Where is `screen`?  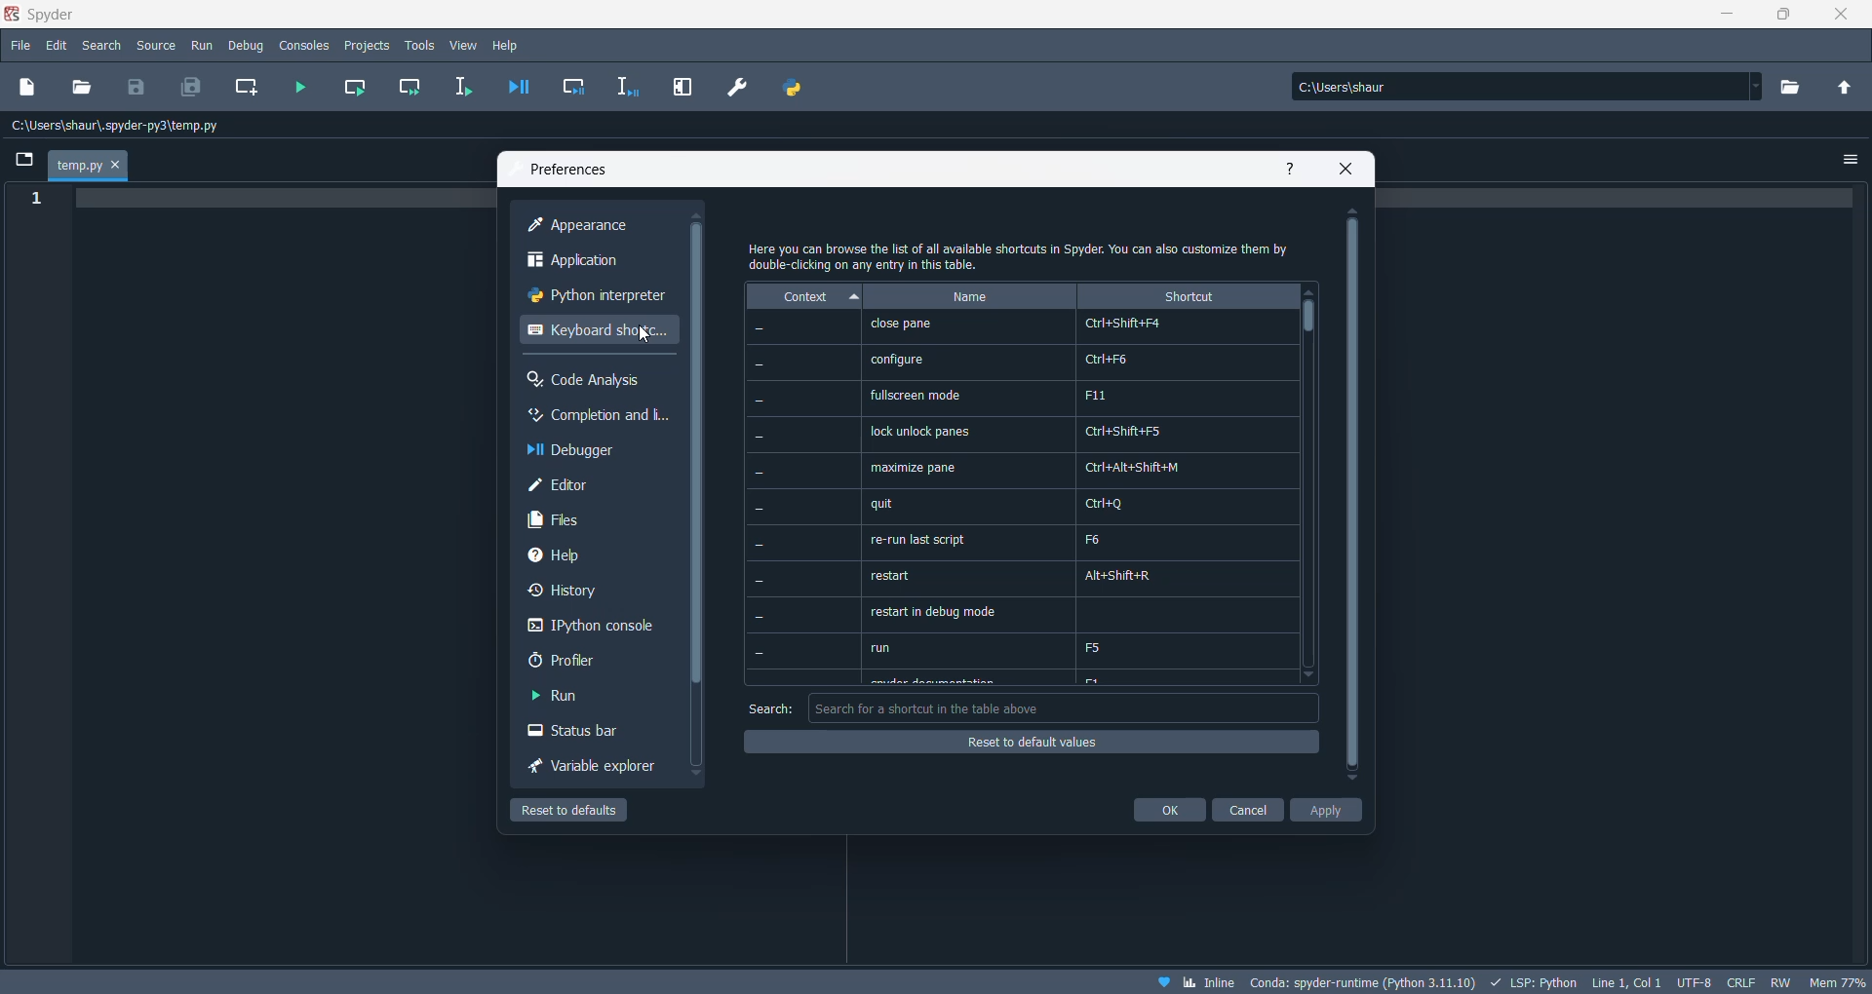
screen is located at coordinates (20, 158).